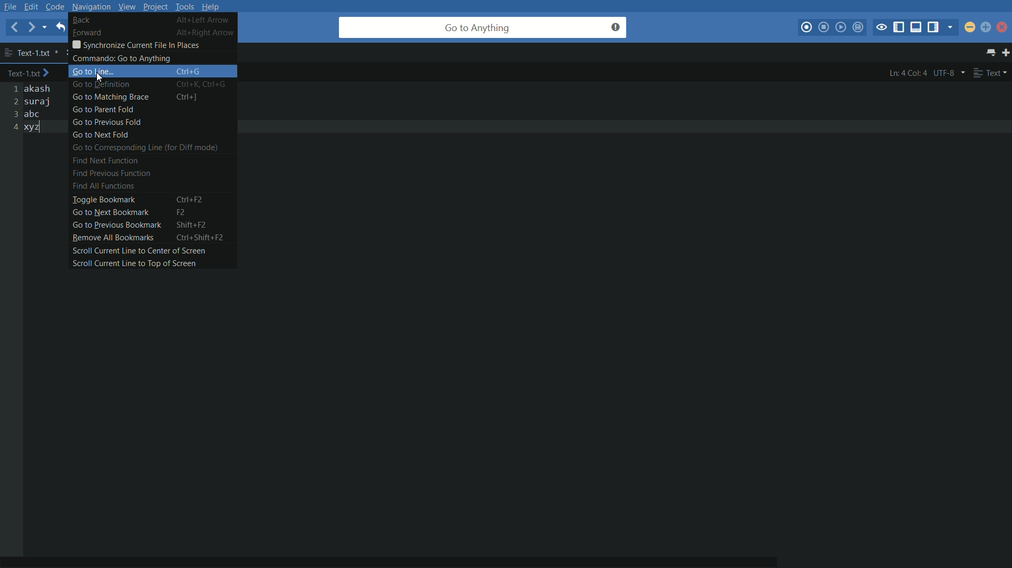  I want to click on text, so click(991, 73).